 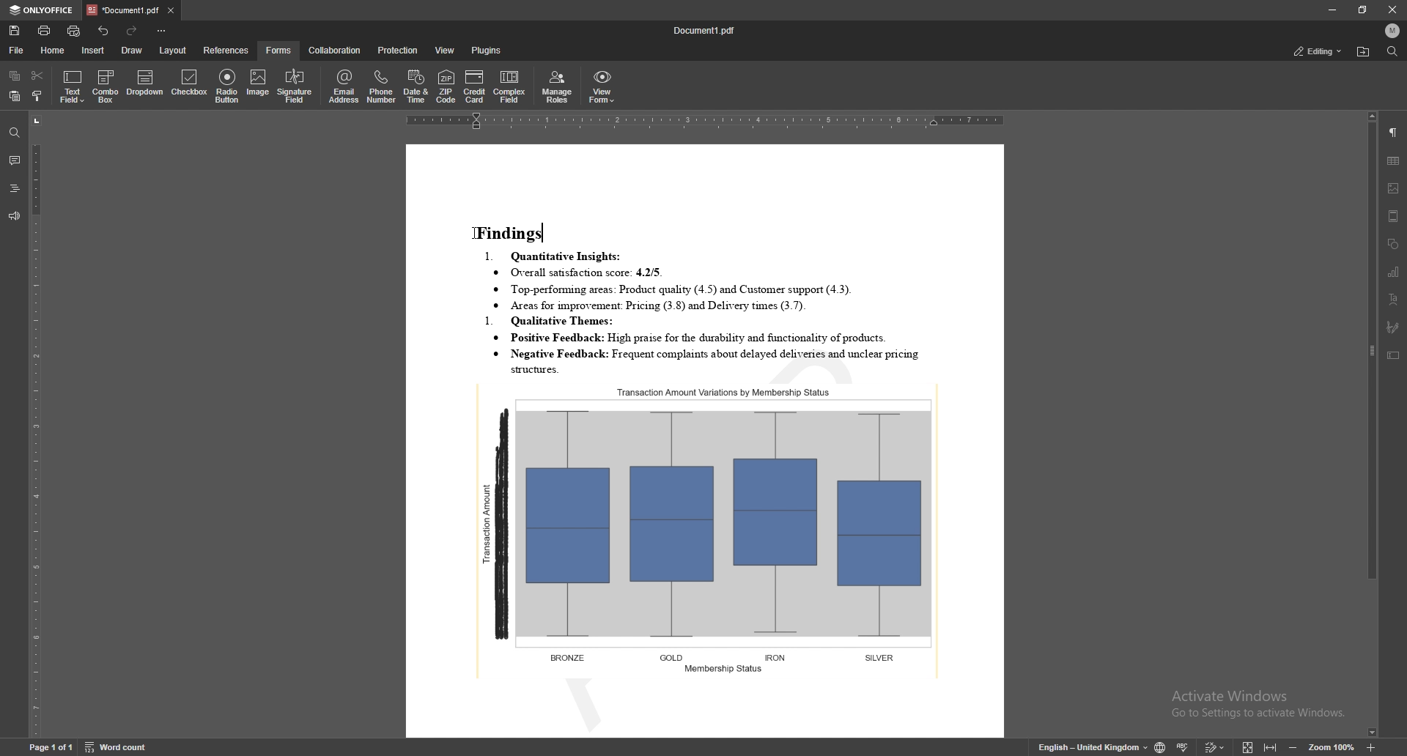 What do you see at coordinates (39, 95) in the screenshot?
I see `copy style` at bounding box center [39, 95].